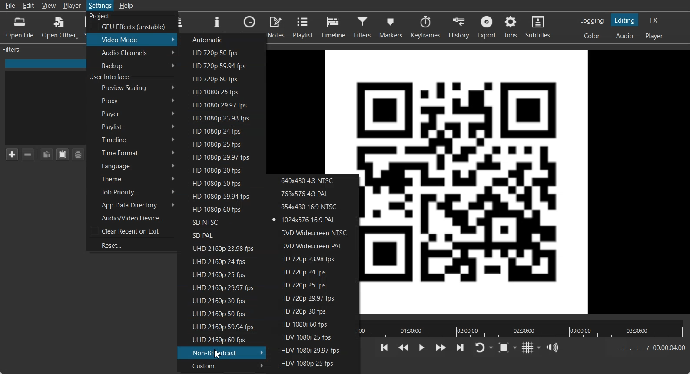 The width and height of the screenshot is (690, 374). What do you see at coordinates (313, 232) in the screenshot?
I see `DVD Widescreen NTSC` at bounding box center [313, 232].